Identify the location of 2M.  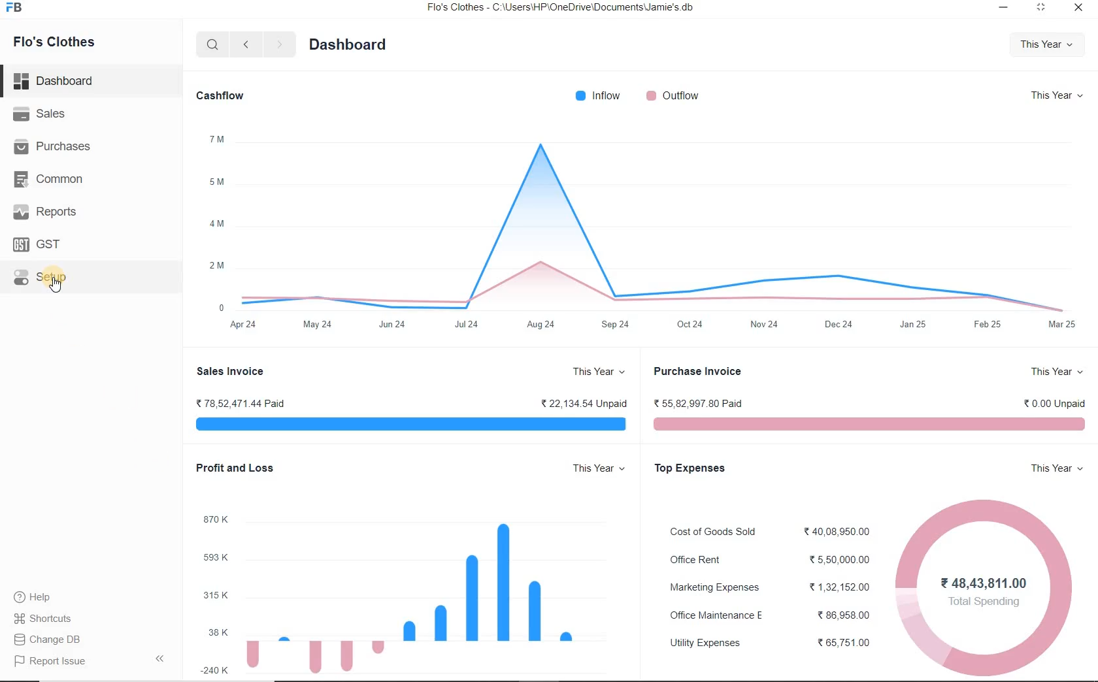
(218, 266).